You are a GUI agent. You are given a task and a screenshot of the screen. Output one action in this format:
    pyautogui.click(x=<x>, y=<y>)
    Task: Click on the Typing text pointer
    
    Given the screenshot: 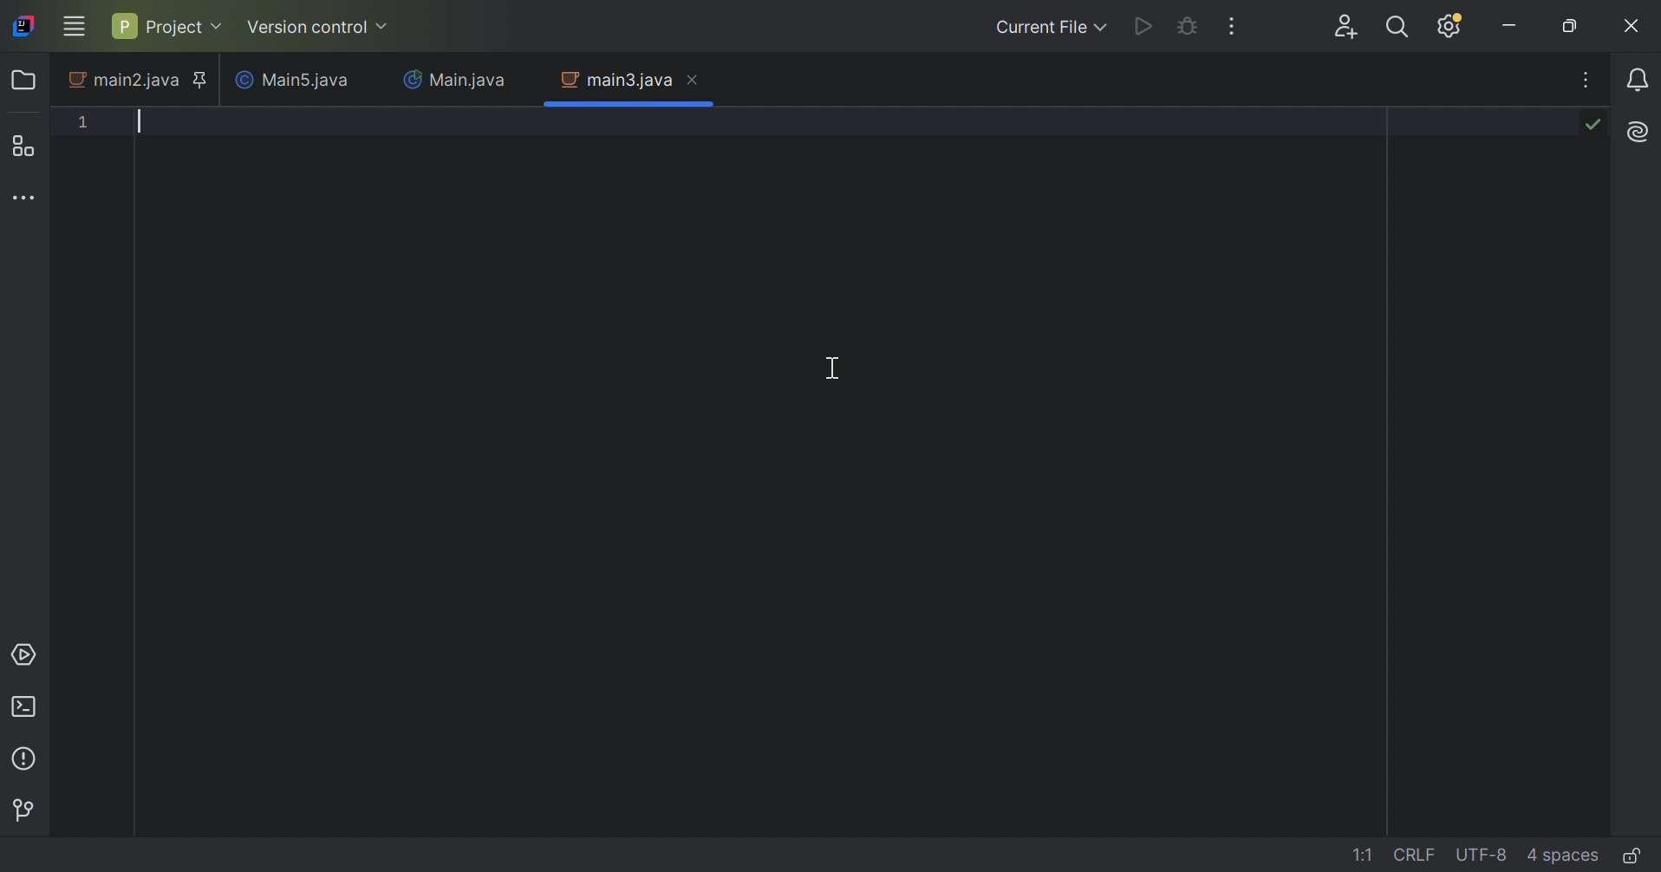 What is the action you would take?
    pyautogui.click(x=137, y=120)
    